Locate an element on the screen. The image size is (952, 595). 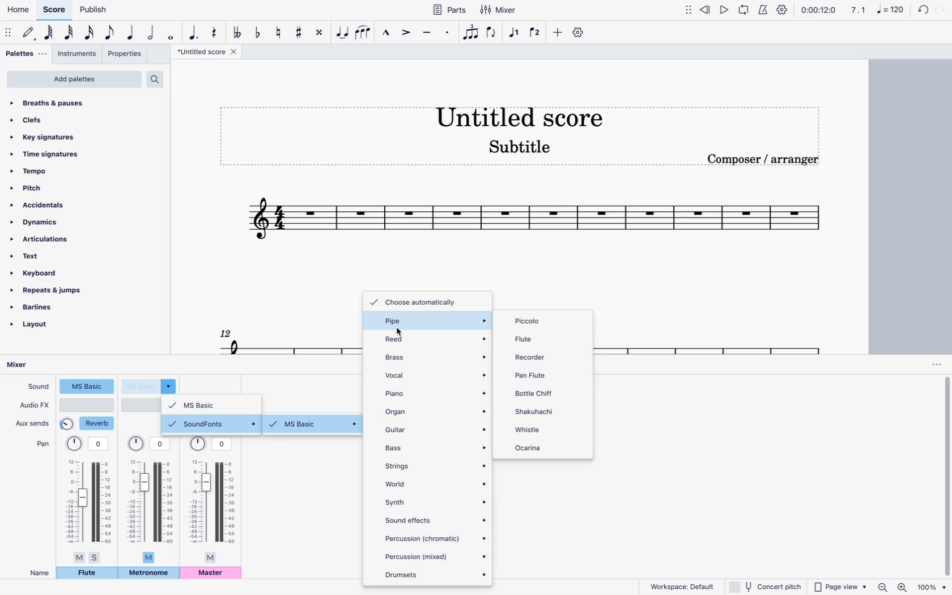
score is located at coordinates (711, 335).